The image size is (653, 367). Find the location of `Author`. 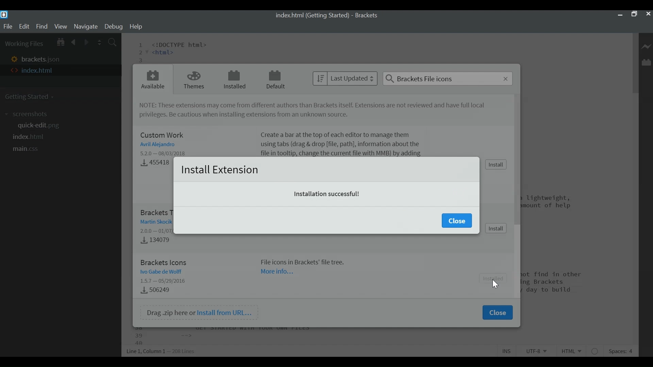

Author is located at coordinates (156, 145).